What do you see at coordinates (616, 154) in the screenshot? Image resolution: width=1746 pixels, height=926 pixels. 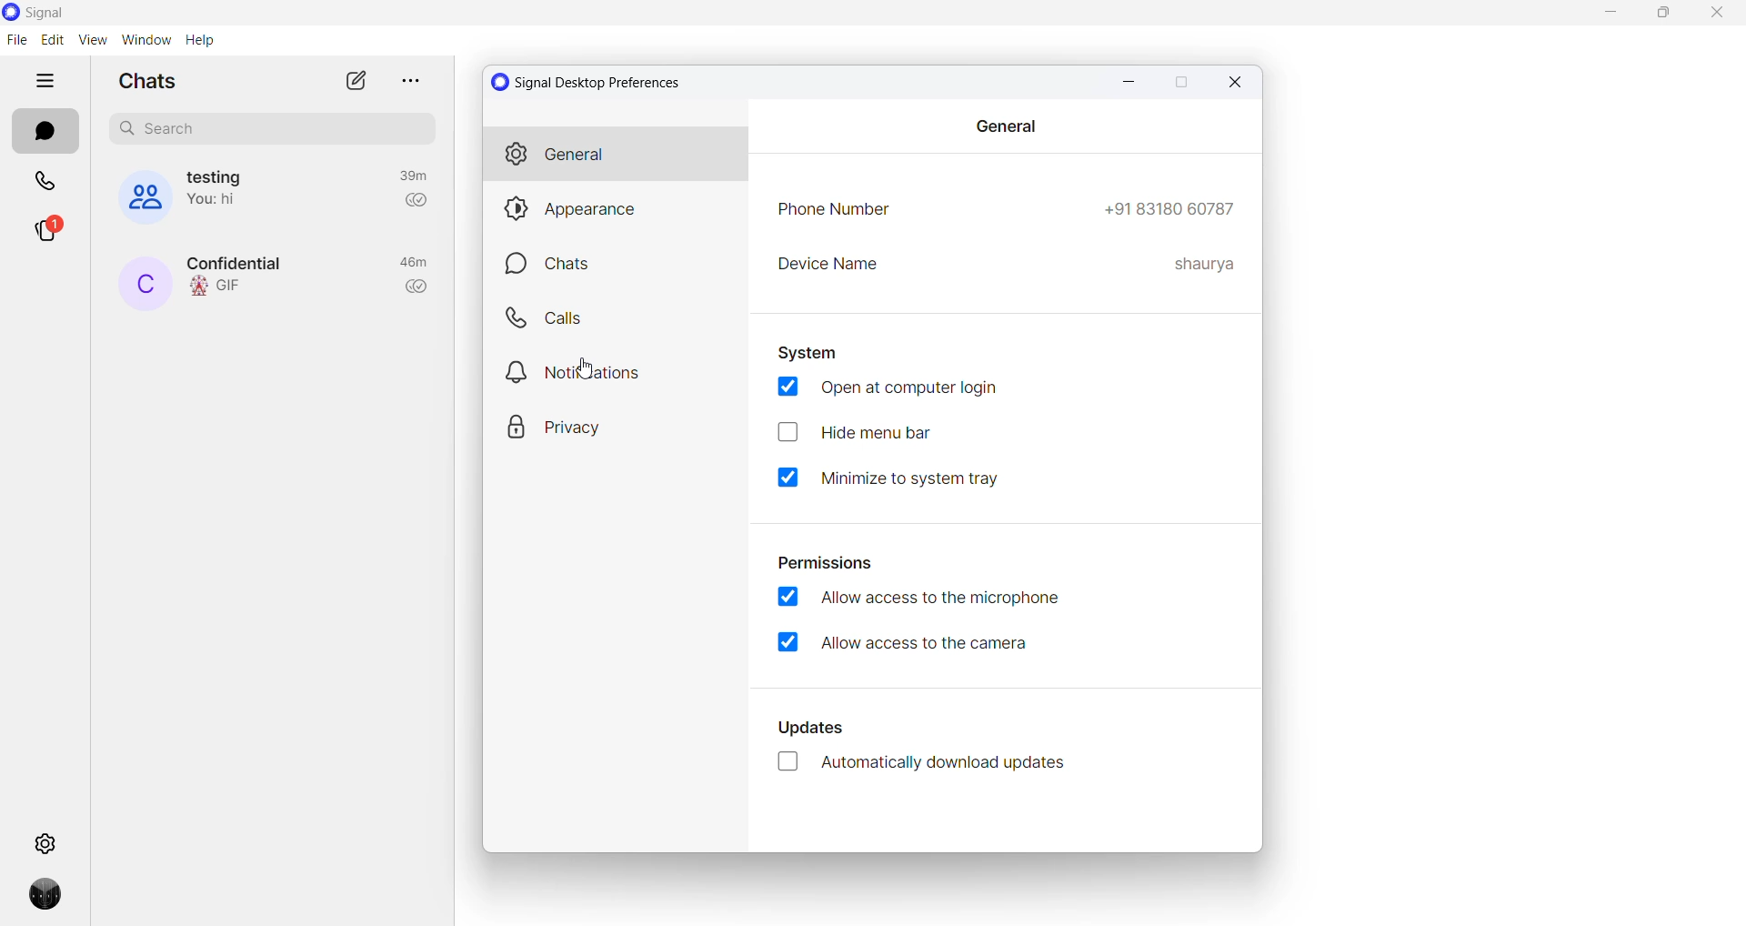 I see `general` at bounding box center [616, 154].